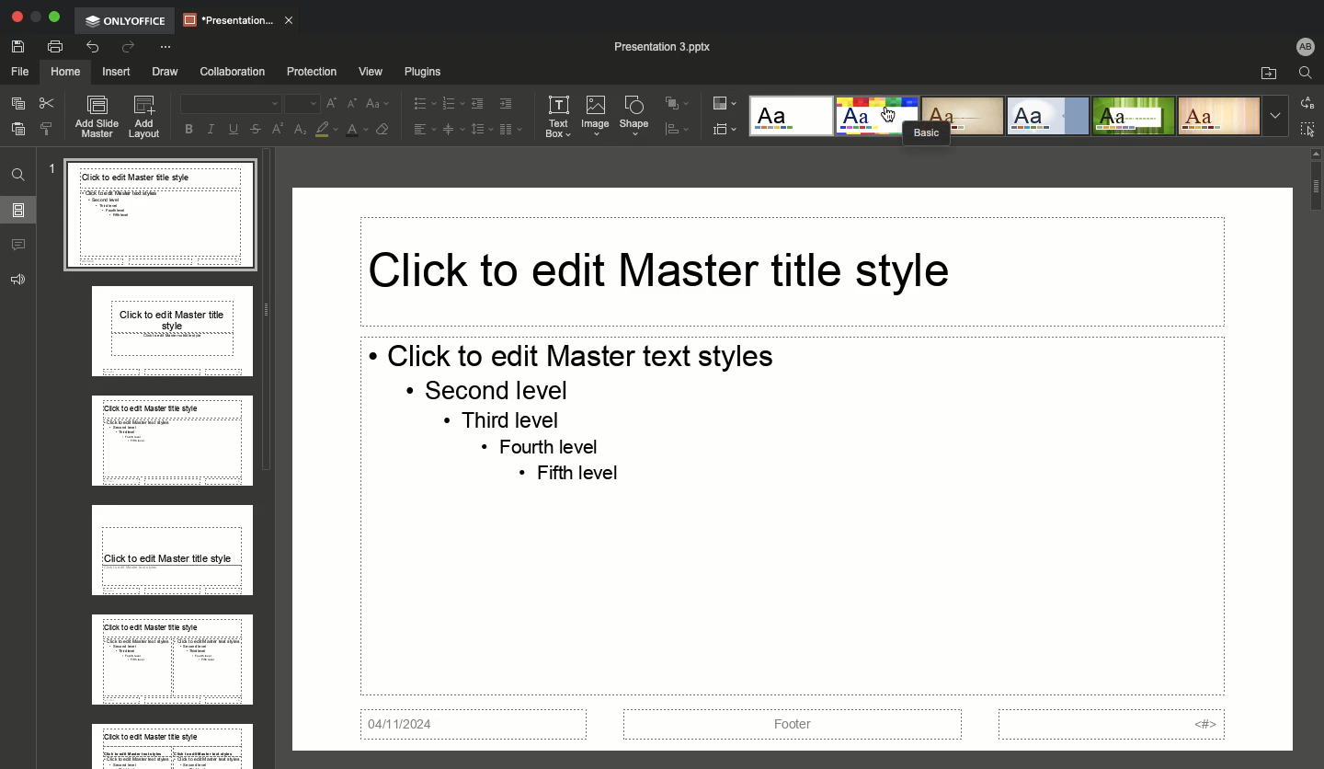 This screenshot has width=1324, height=769. What do you see at coordinates (20, 278) in the screenshot?
I see `Feedback & support` at bounding box center [20, 278].